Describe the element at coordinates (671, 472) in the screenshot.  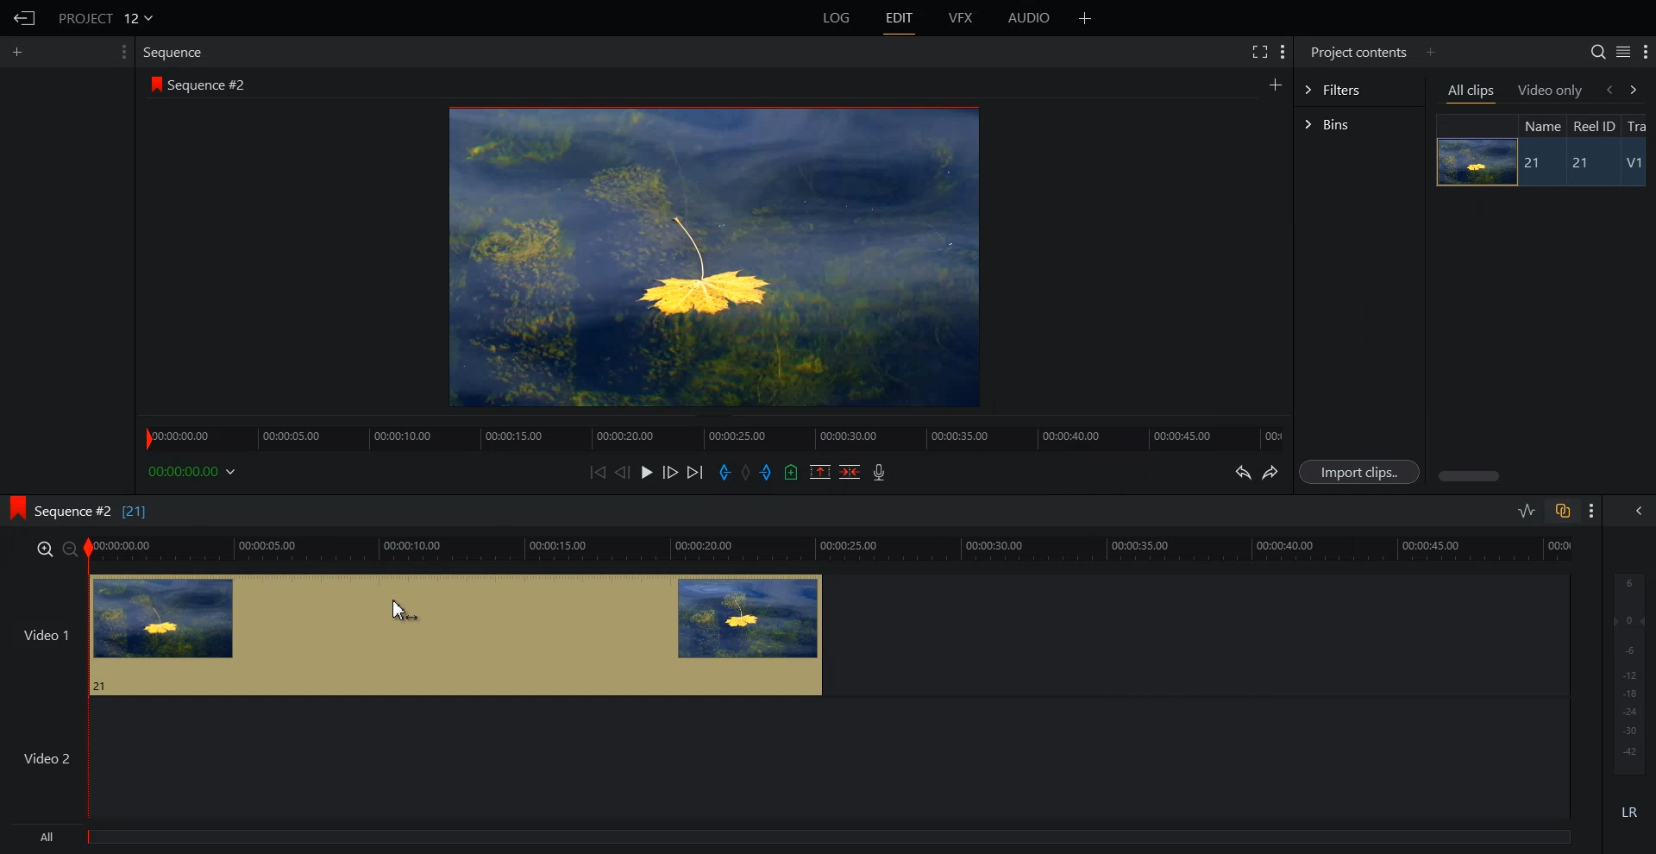
I see `Nurse one frame forward` at that location.